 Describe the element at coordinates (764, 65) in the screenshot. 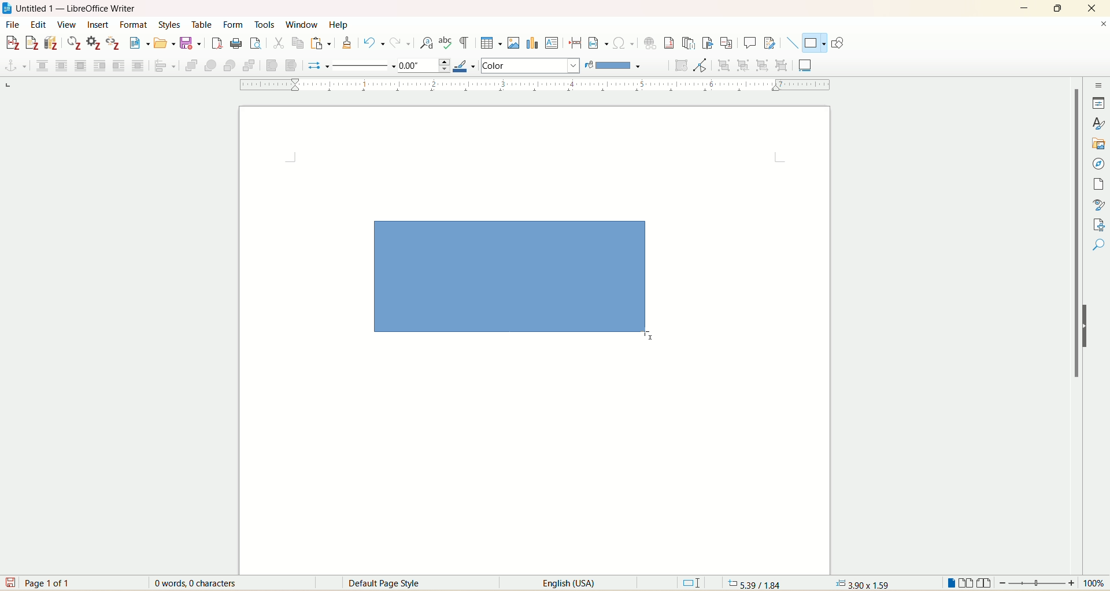

I see `exit group` at that location.